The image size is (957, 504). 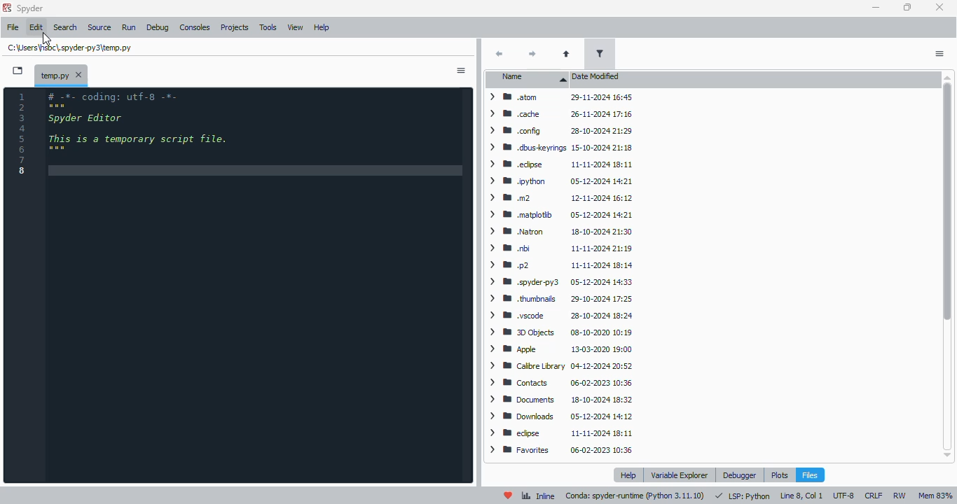 What do you see at coordinates (939, 7) in the screenshot?
I see `close` at bounding box center [939, 7].